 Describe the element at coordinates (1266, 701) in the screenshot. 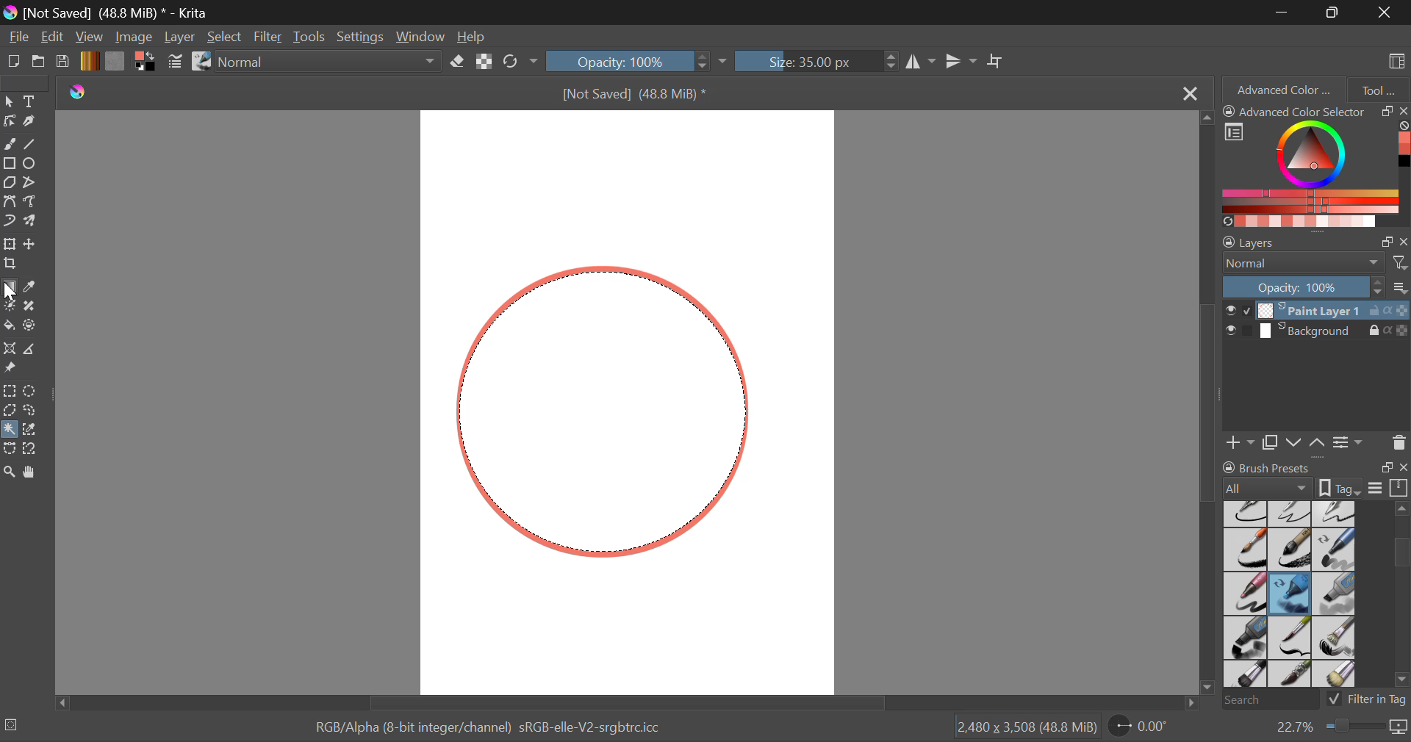

I see `Search` at that location.